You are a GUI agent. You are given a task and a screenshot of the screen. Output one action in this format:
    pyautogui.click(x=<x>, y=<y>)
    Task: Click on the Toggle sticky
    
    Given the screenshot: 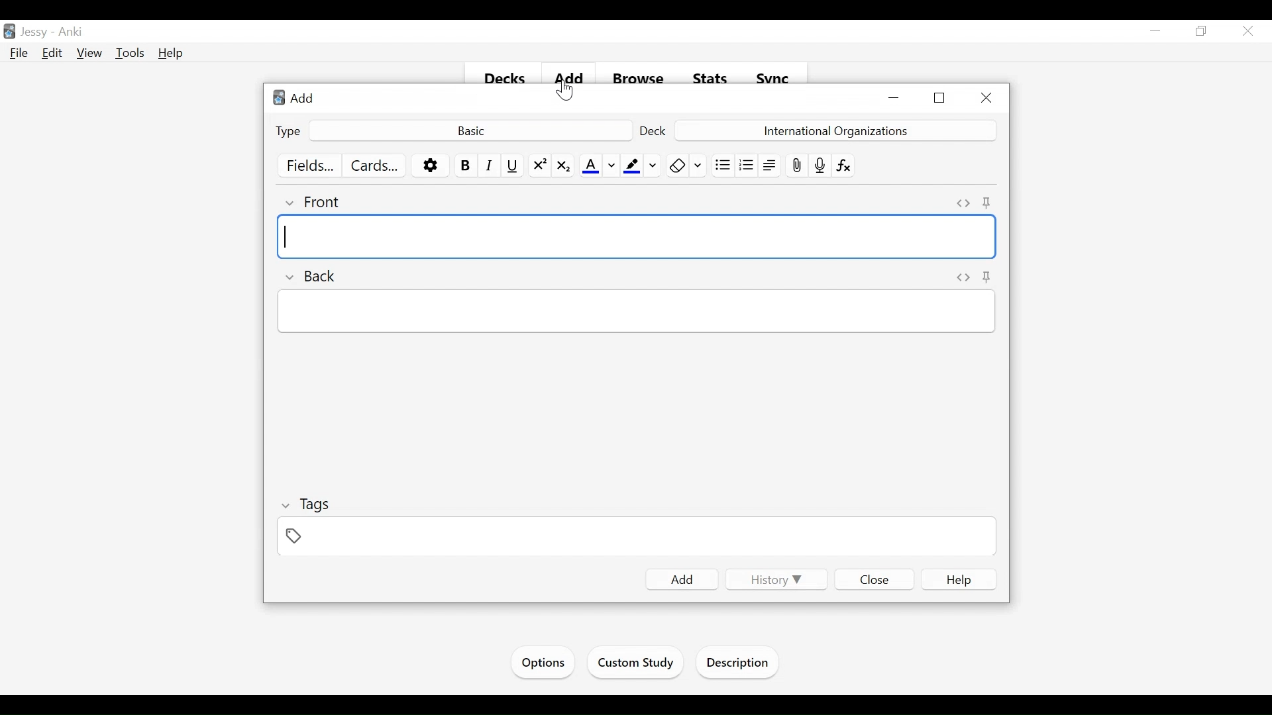 What is the action you would take?
    pyautogui.click(x=989, y=203)
    